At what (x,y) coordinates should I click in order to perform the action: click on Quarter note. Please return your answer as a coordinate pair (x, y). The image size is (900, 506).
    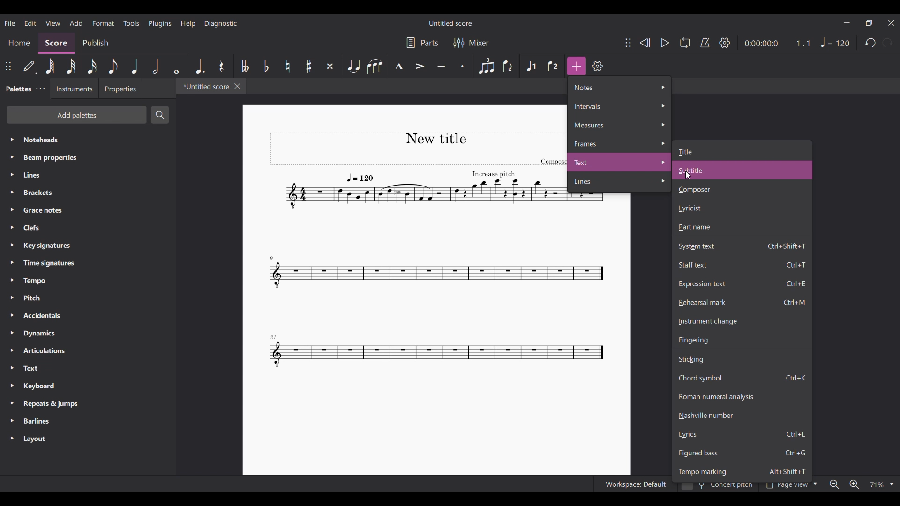
    Looking at the image, I should click on (135, 66).